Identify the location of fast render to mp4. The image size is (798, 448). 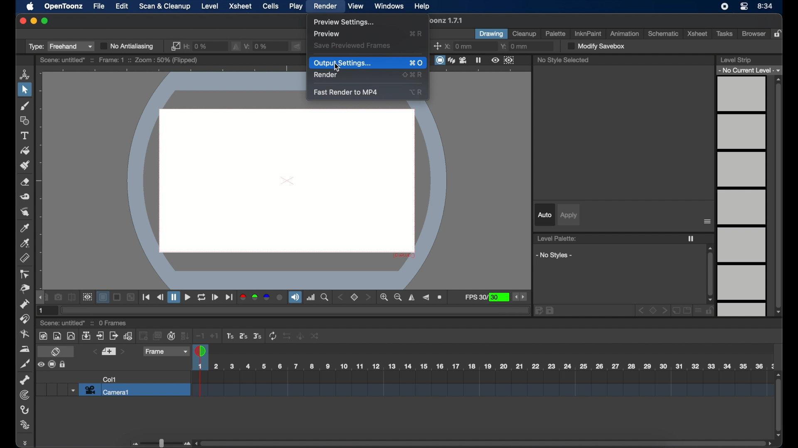
(347, 93).